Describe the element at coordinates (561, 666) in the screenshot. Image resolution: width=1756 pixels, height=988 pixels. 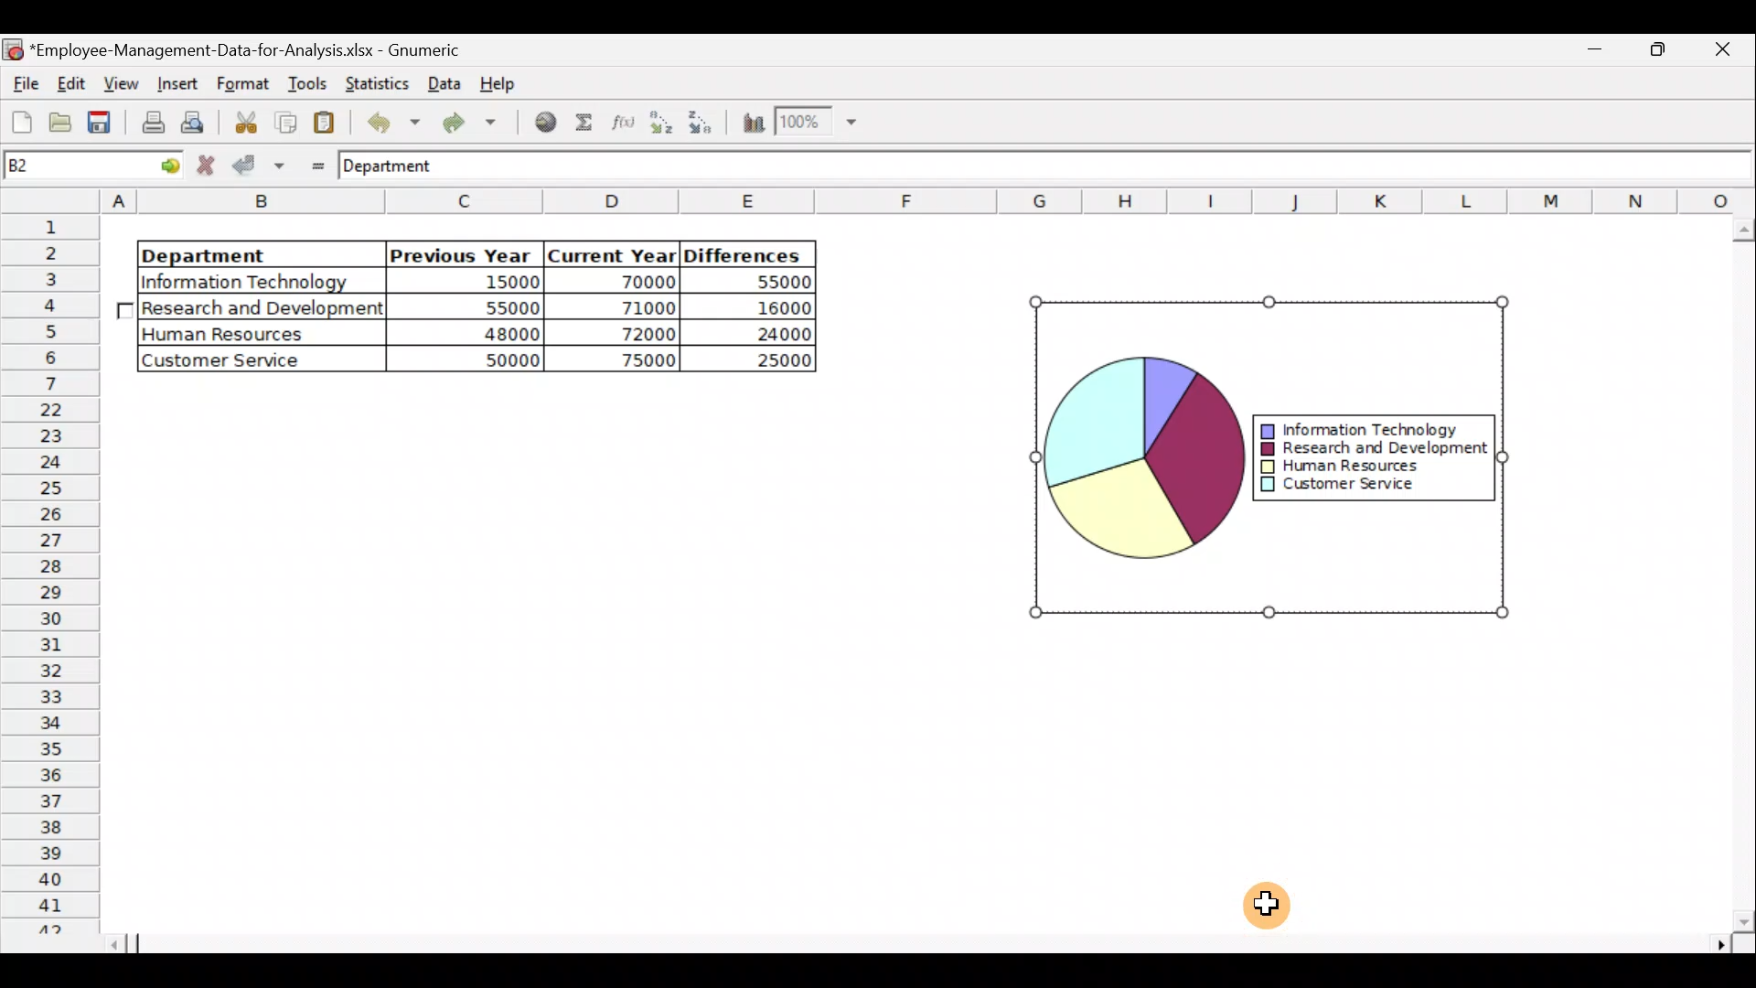
I see `Cells` at that location.